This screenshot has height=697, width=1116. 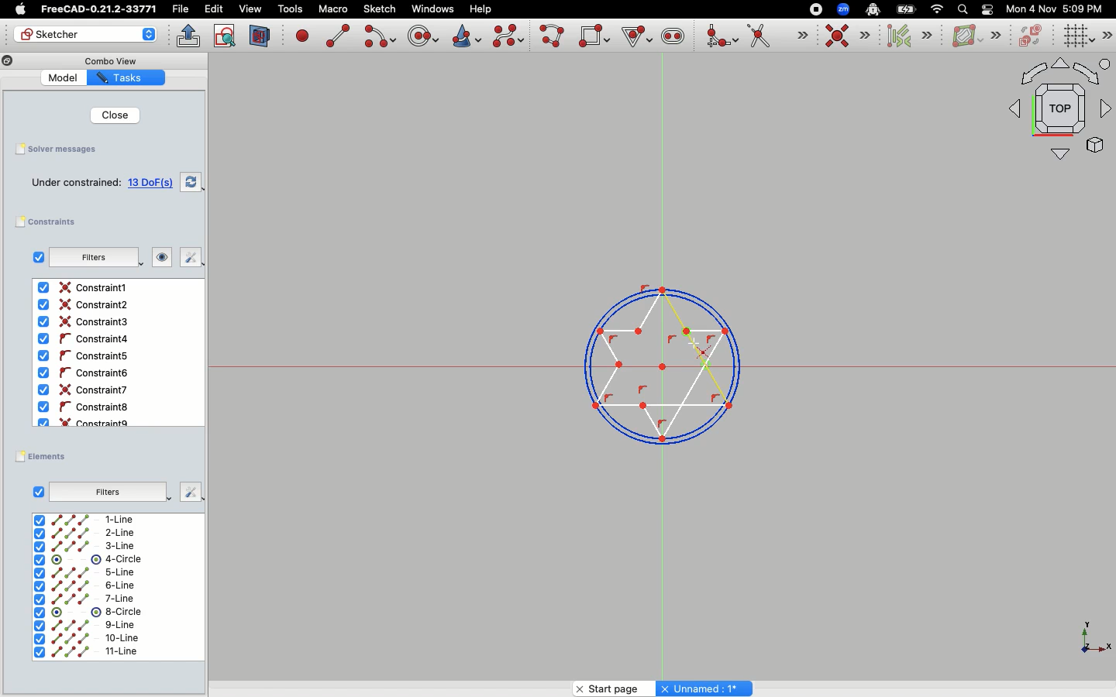 I want to click on Record, so click(x=812, y=9).